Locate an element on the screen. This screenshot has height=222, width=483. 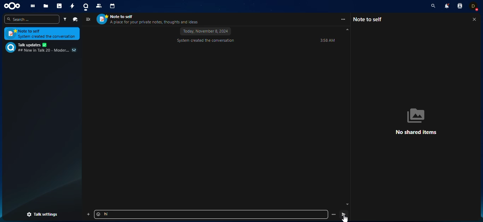
talk settings is located at coordinates (42, 215).